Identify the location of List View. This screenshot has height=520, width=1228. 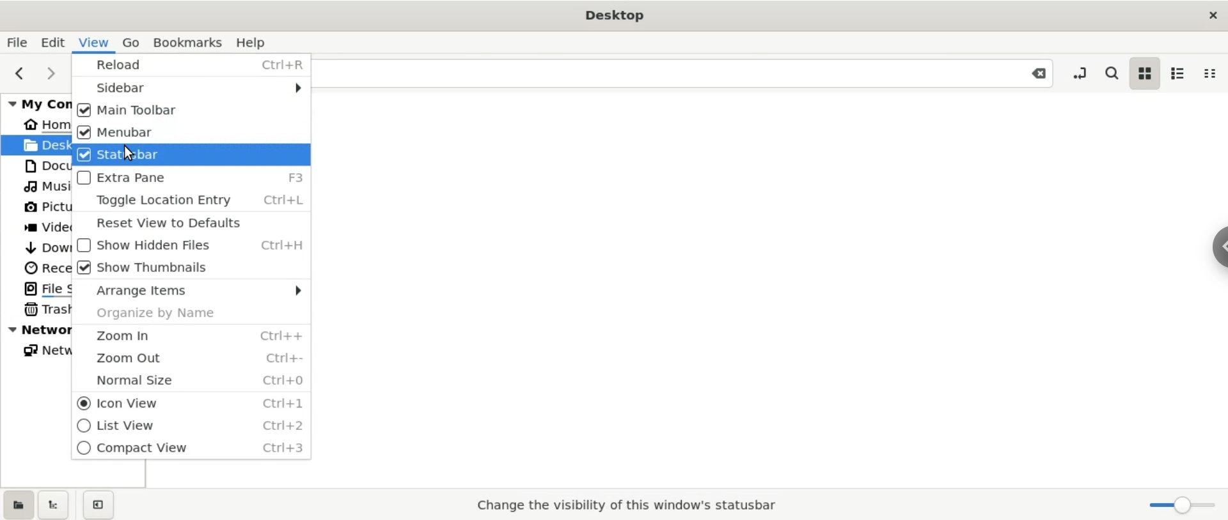
(192, 426).